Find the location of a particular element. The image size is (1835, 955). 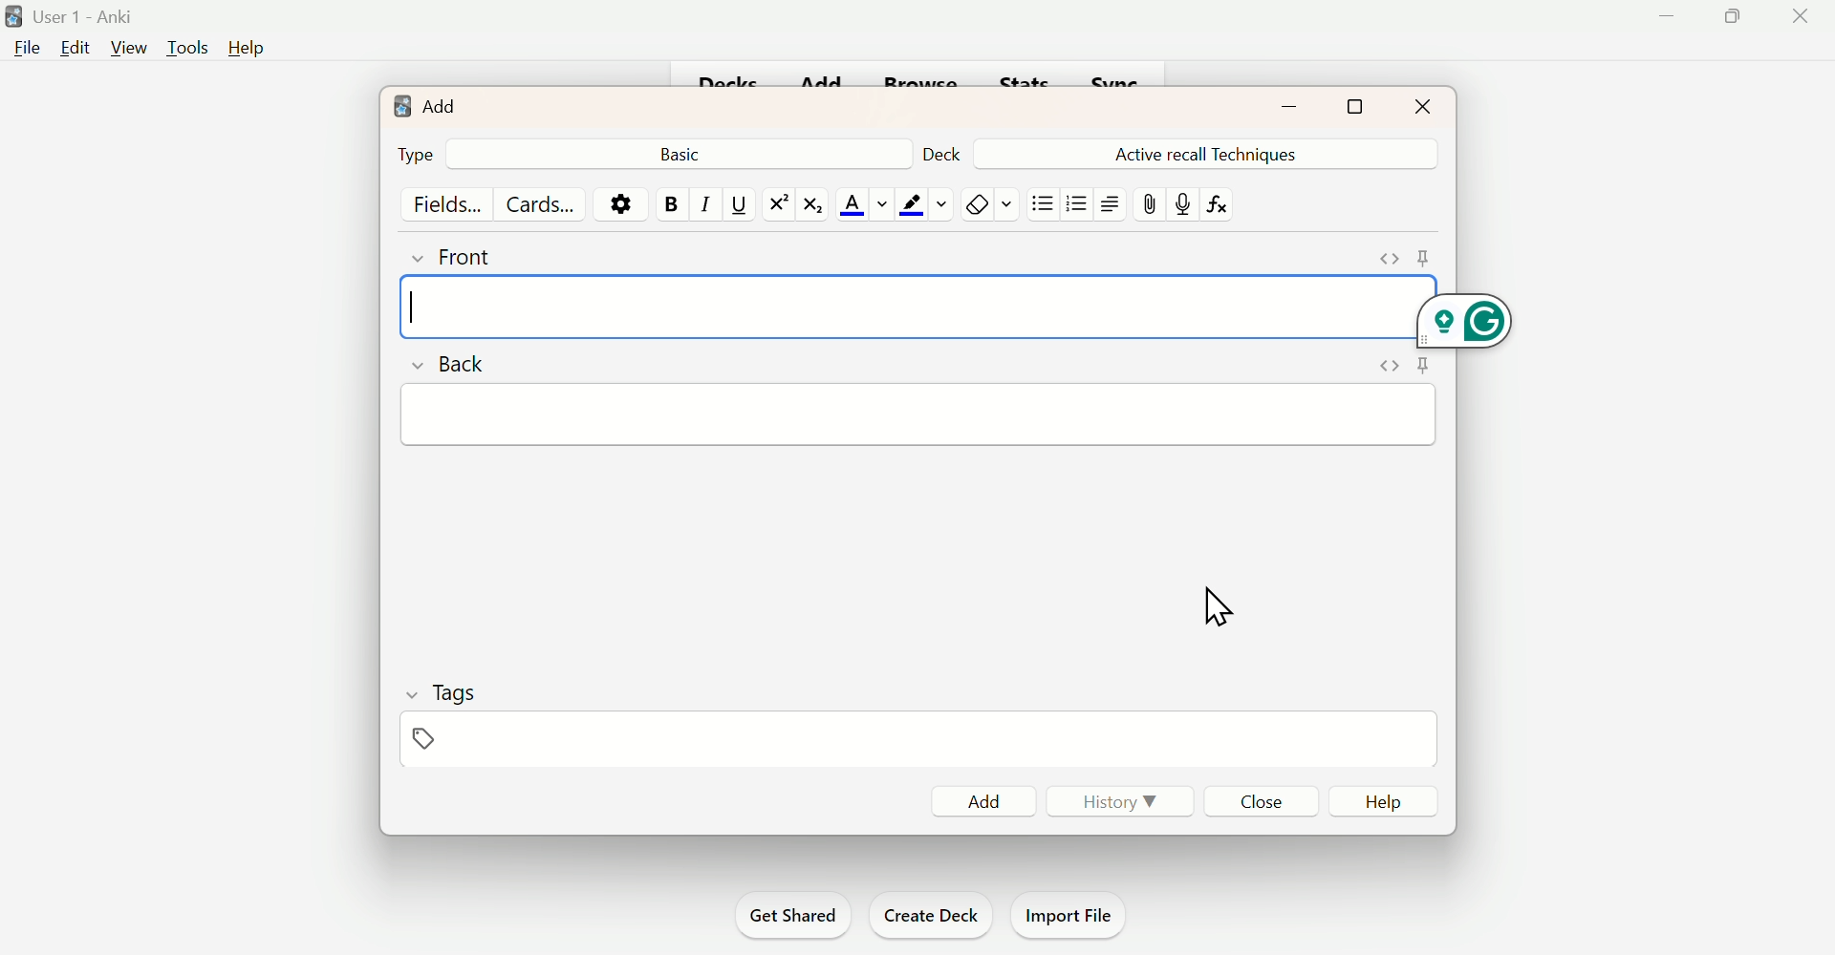

Import File is located at coordinates (1072, 915).